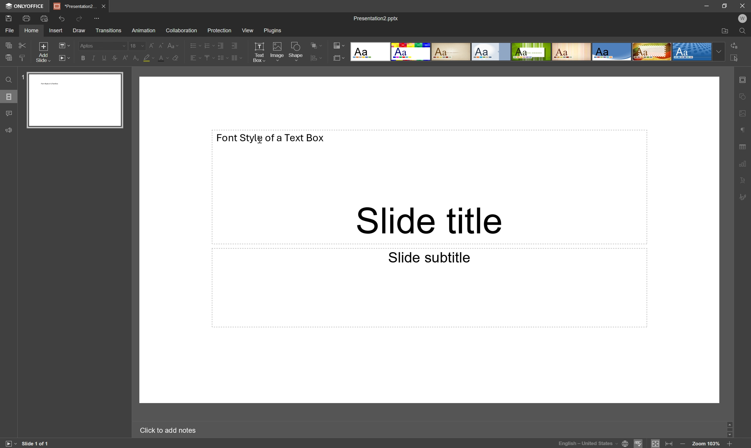 The image size is (751, 448). Describe the element at coordinates (163, 58) in the screenshot. I see `Font color` at that location.